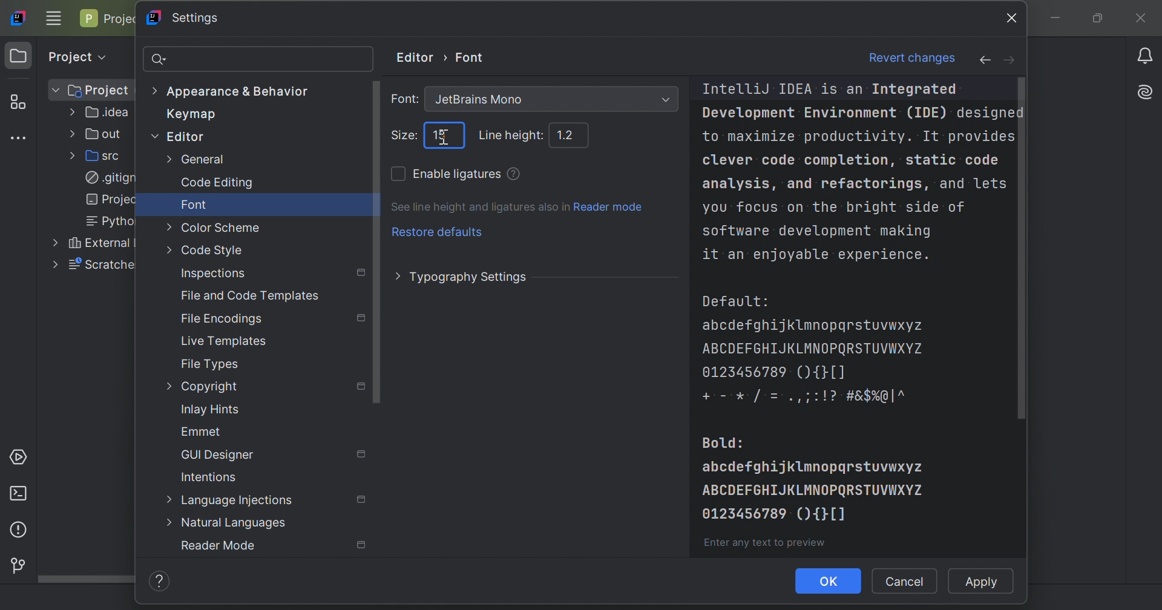 Image resolution: width=1162 pixels, height=610 pixels. I want to click on Cancel, so click(905, 581).